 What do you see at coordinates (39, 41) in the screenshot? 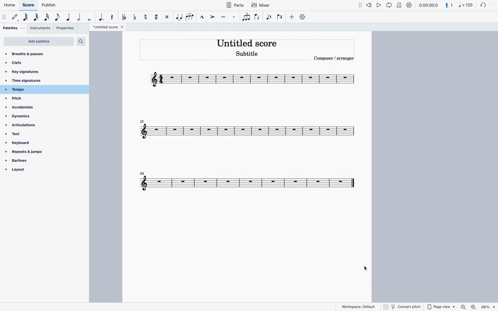
I see `add palettes` at bounding box center [39, 41].